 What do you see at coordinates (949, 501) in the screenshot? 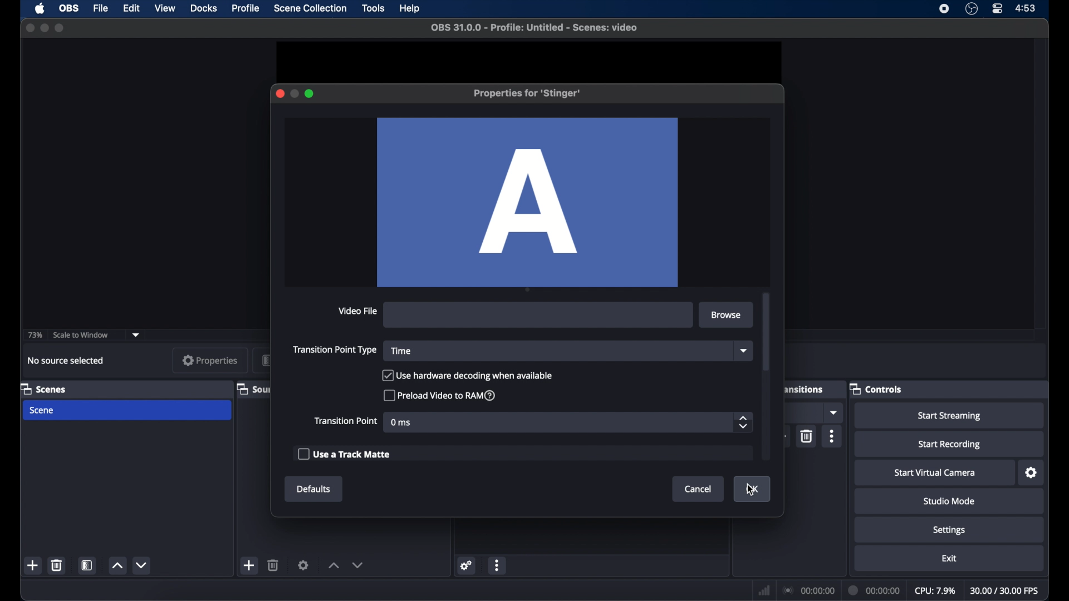
I see `studio mode` at bounding box center [949, 501].